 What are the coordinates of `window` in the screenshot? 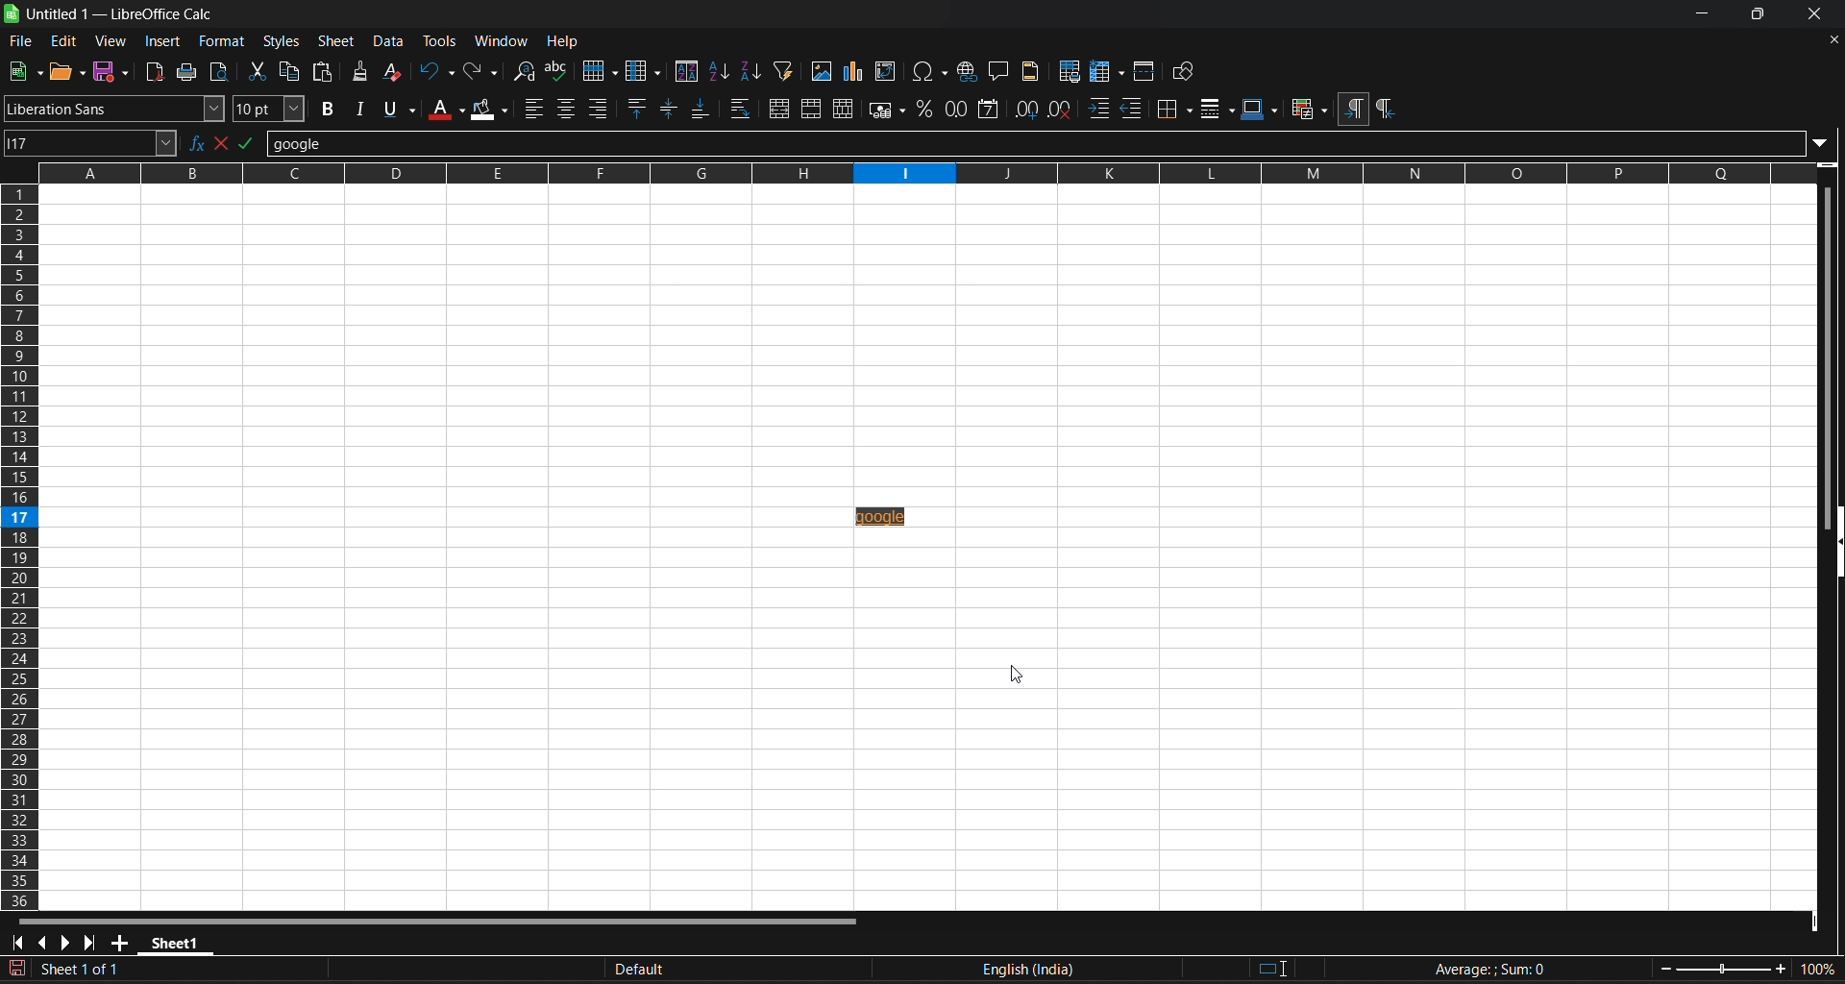 It's located at (504, 38).